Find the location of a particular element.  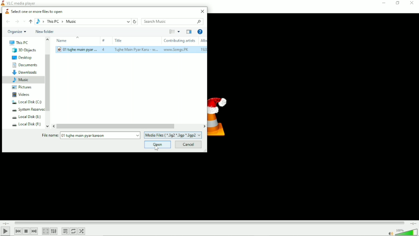

Local Disk (C:) is located at coordinates (26, 102).